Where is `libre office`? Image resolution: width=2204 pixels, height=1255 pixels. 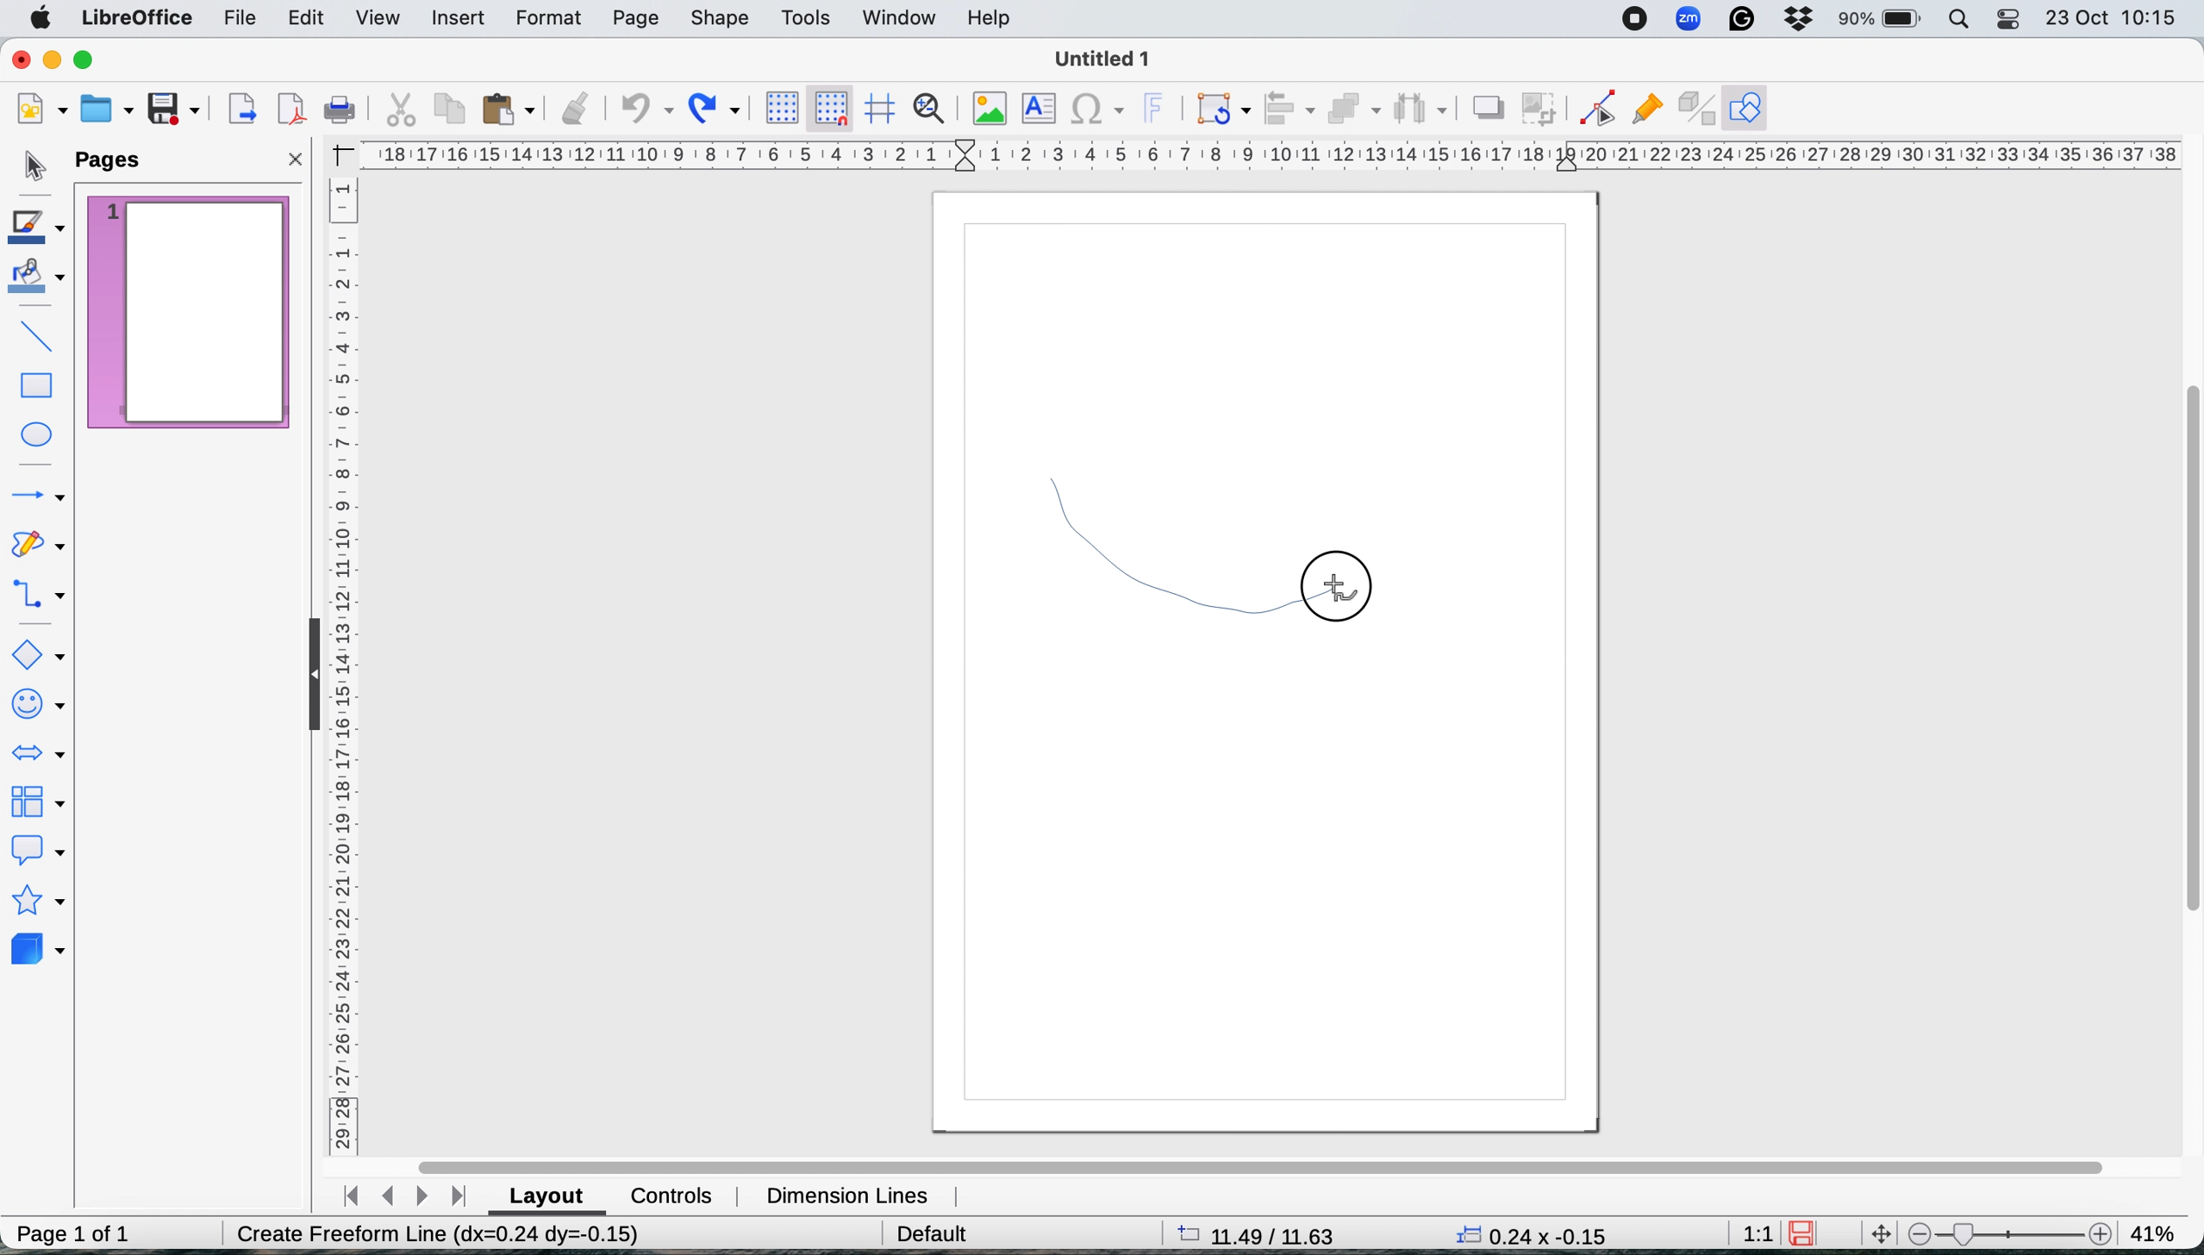 libre office is located at coordinates (140, 20).